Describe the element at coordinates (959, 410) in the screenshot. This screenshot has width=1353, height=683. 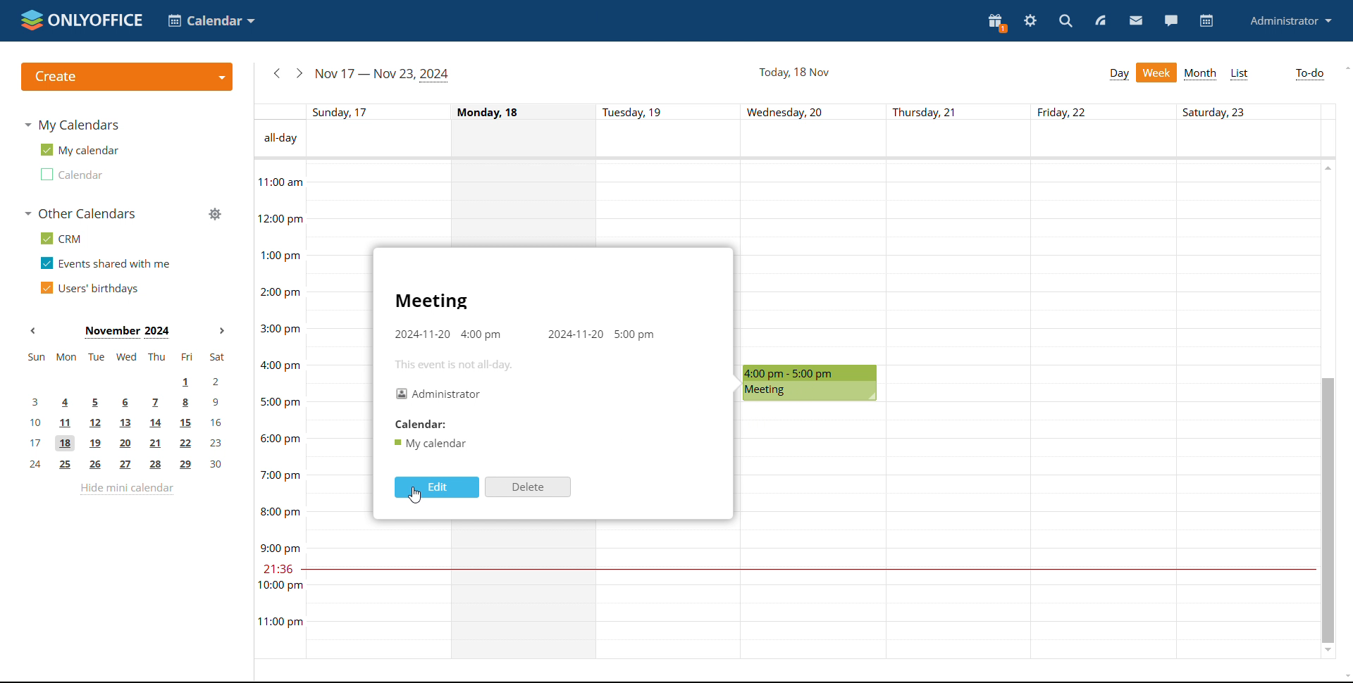
I see `Thursday` at that location.